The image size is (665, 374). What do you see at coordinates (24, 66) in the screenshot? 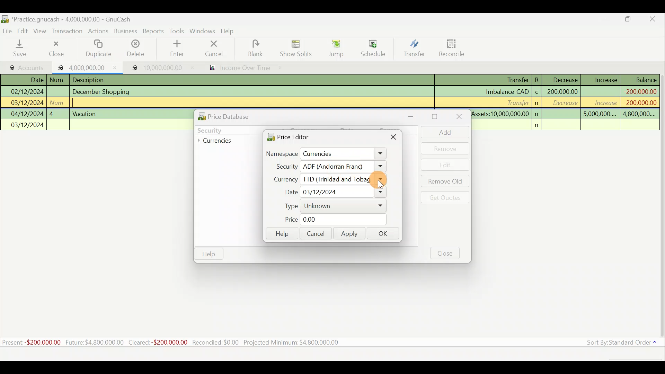
I see `Accounts` at bounding box center [24, 66].